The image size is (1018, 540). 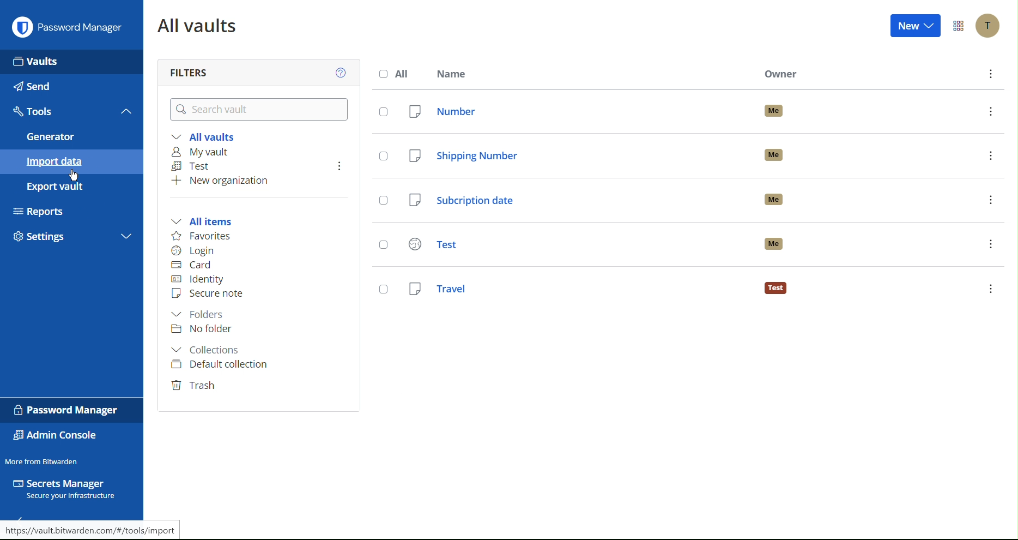 I want to click on My vault, so click(x=203, y=152).